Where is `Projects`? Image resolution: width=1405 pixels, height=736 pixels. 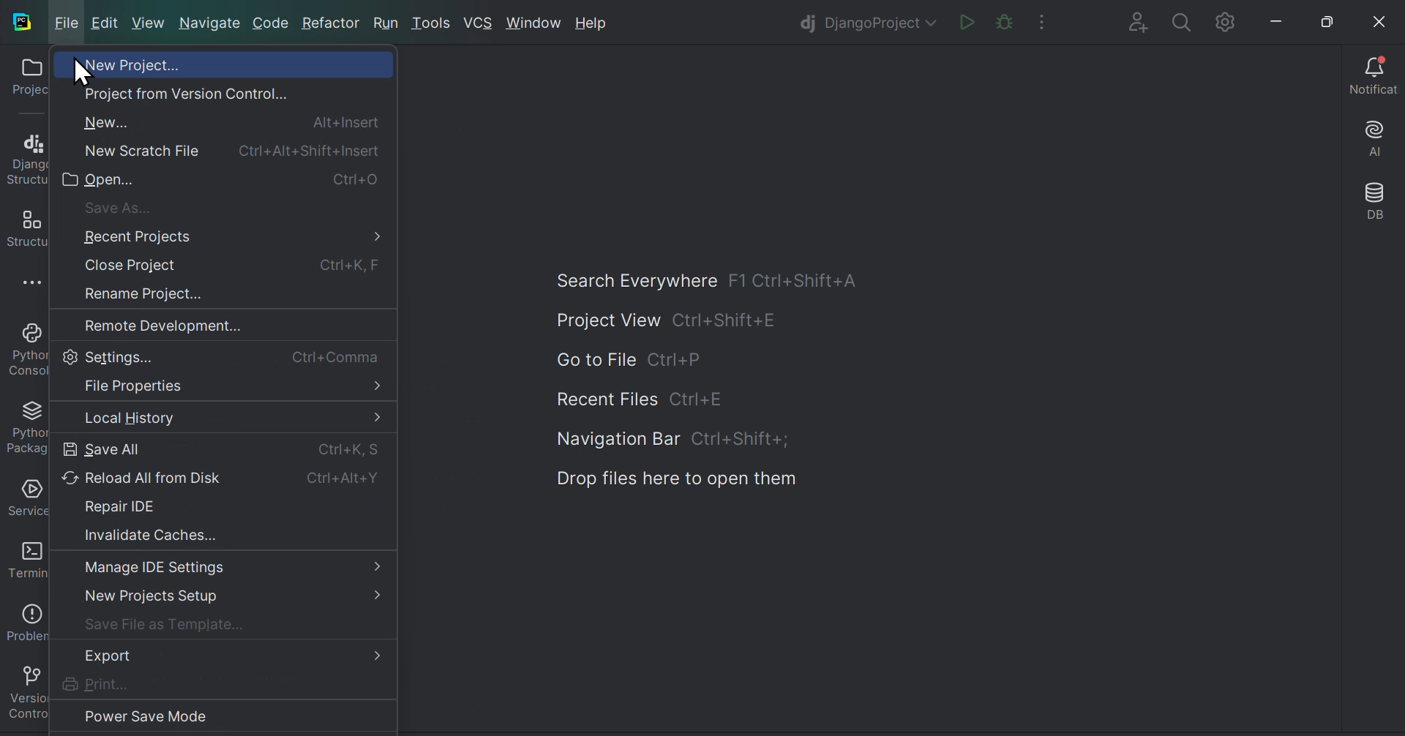 Projects is located at coordinates (27, 81).